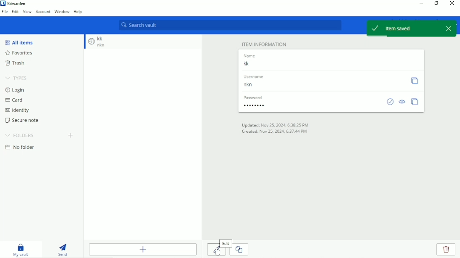 Image resolution: width=460 pixels, height=258 pixels. What do you see at coordinates (251, 64) in the screenshot?
I see `entry Name` at bounding box center [251, 64].